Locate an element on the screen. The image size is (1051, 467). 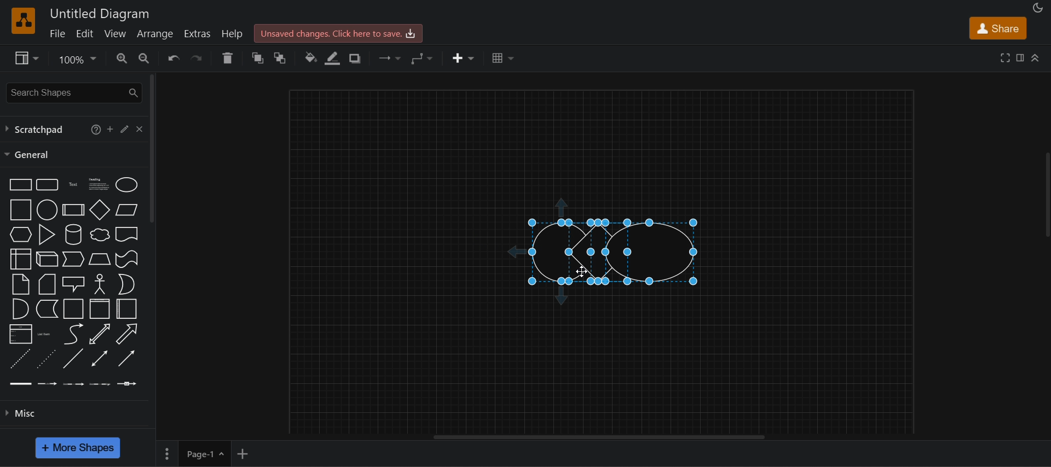
Horizontal container is located at coordinates (127, 310).